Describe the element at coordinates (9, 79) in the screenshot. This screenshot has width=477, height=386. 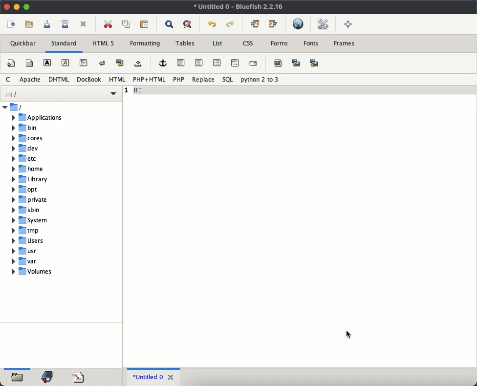
I see `c` at that location.